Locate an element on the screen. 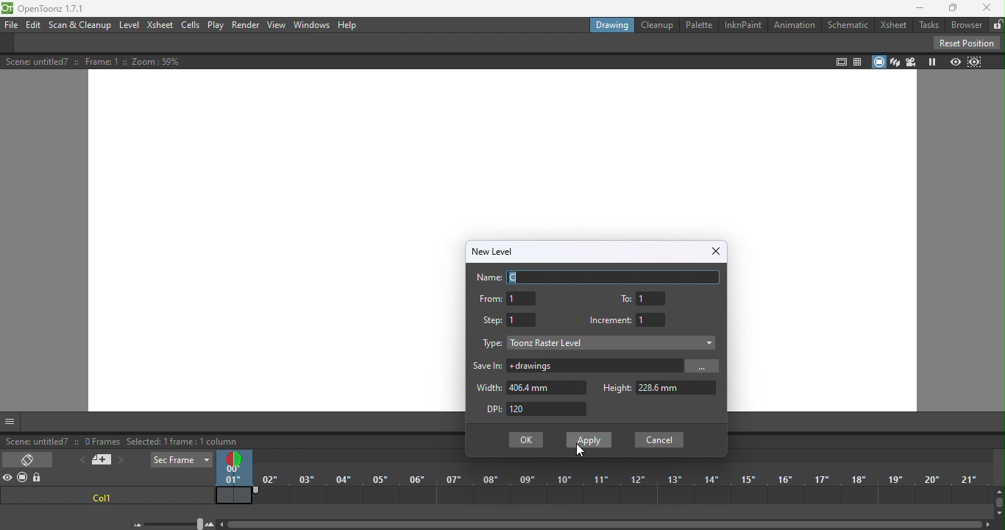 The height and width of the screenshot is (530, 1005). Preview is located at coordinates (956, 63).